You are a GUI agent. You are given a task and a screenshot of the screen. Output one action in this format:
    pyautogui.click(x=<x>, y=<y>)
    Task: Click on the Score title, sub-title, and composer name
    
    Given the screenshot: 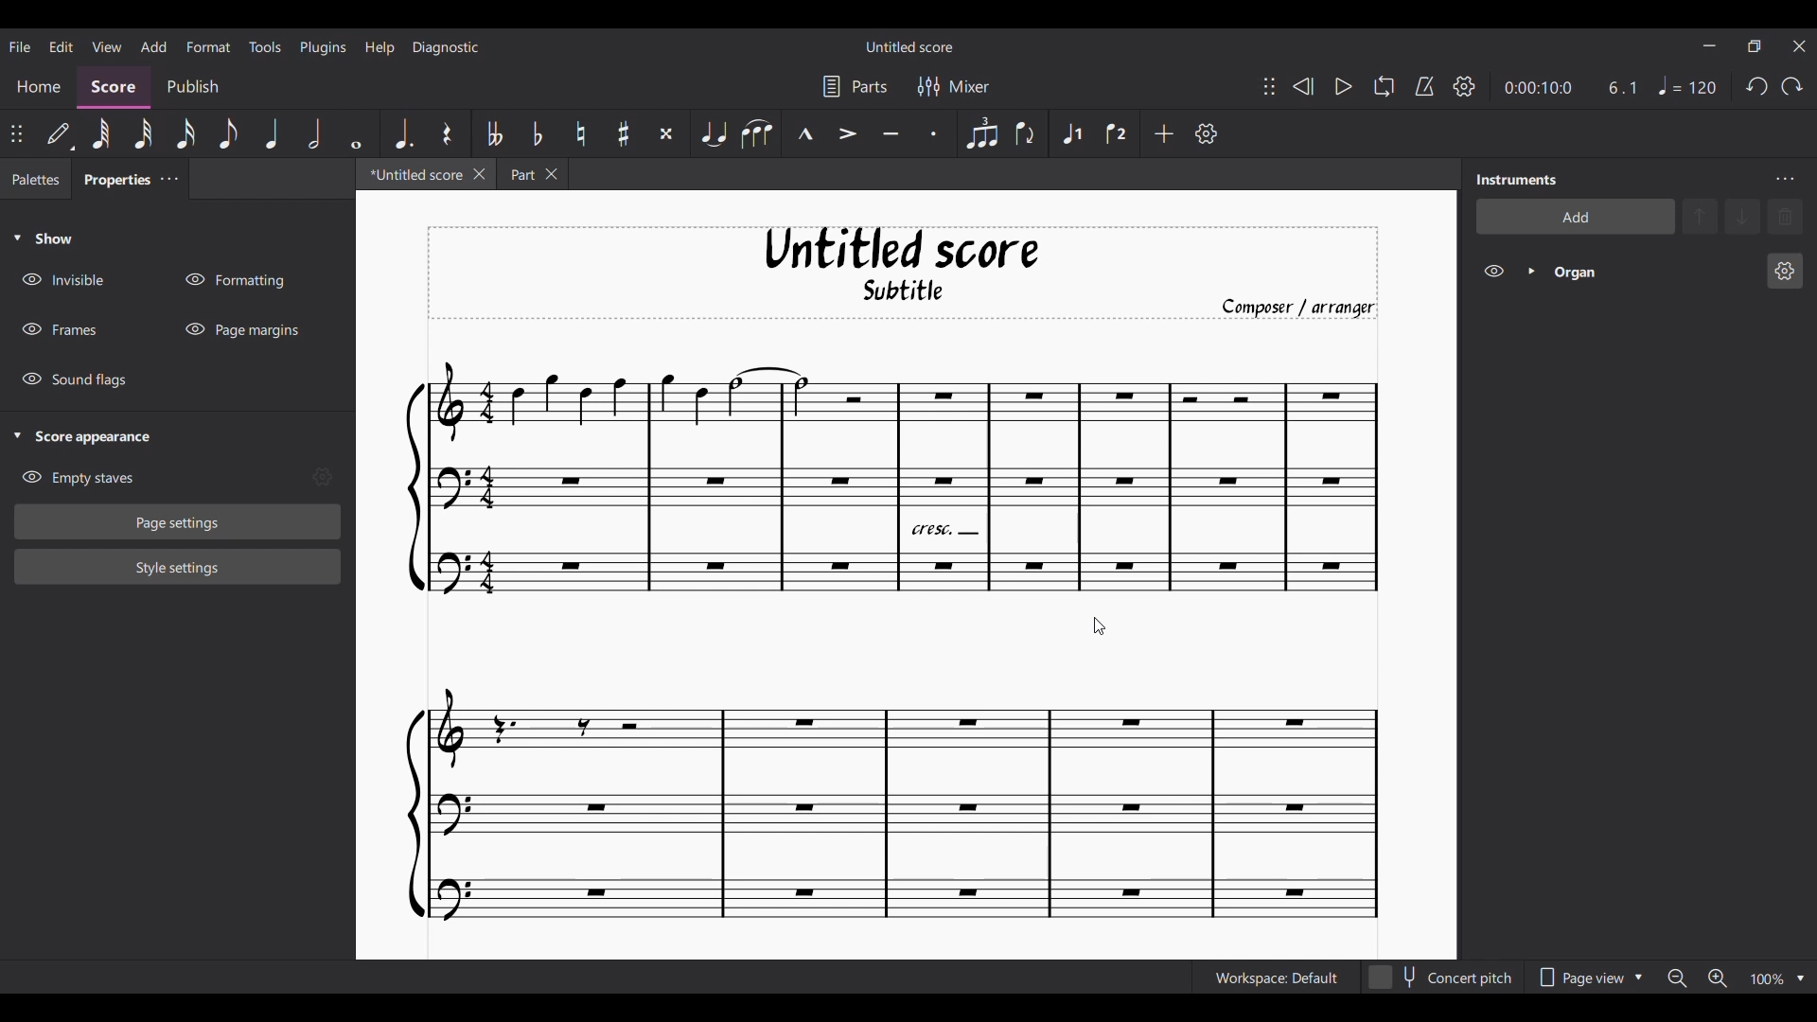 What is the action you would take?
    pyautogui.click(x=903, y=273)
    